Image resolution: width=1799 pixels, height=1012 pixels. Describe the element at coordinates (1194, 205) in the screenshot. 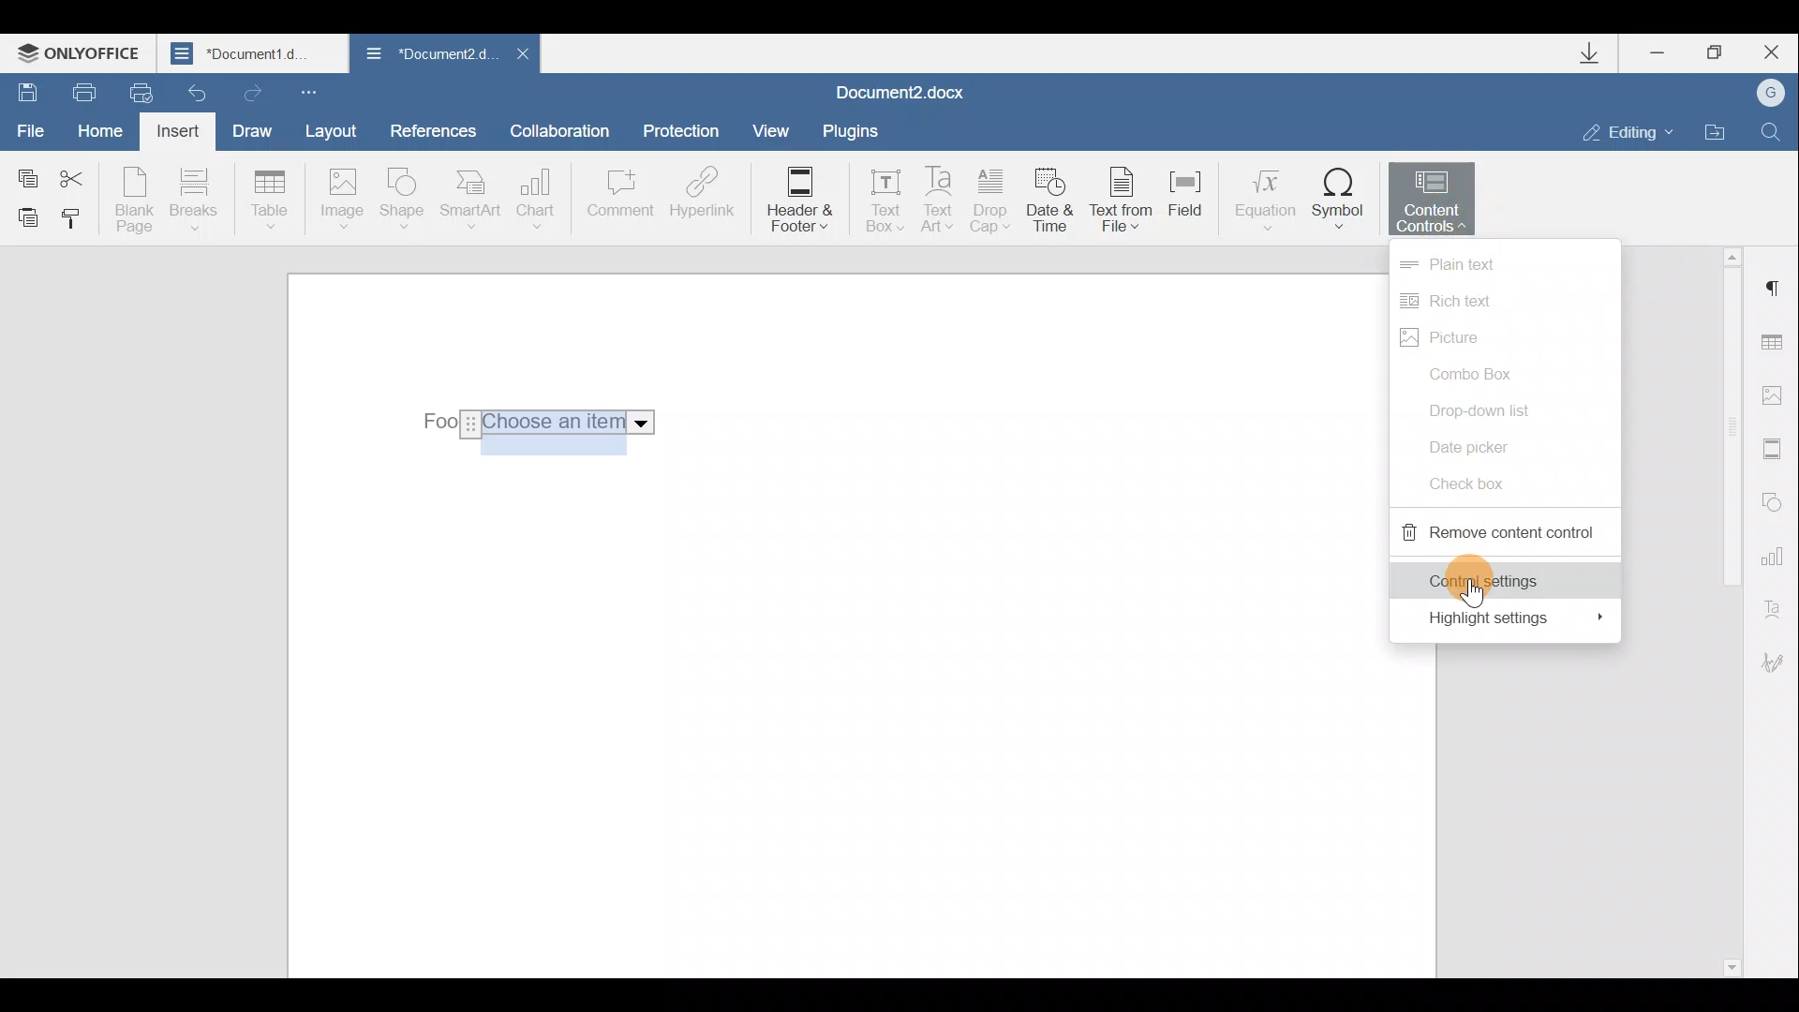

I see `Field` at that location.